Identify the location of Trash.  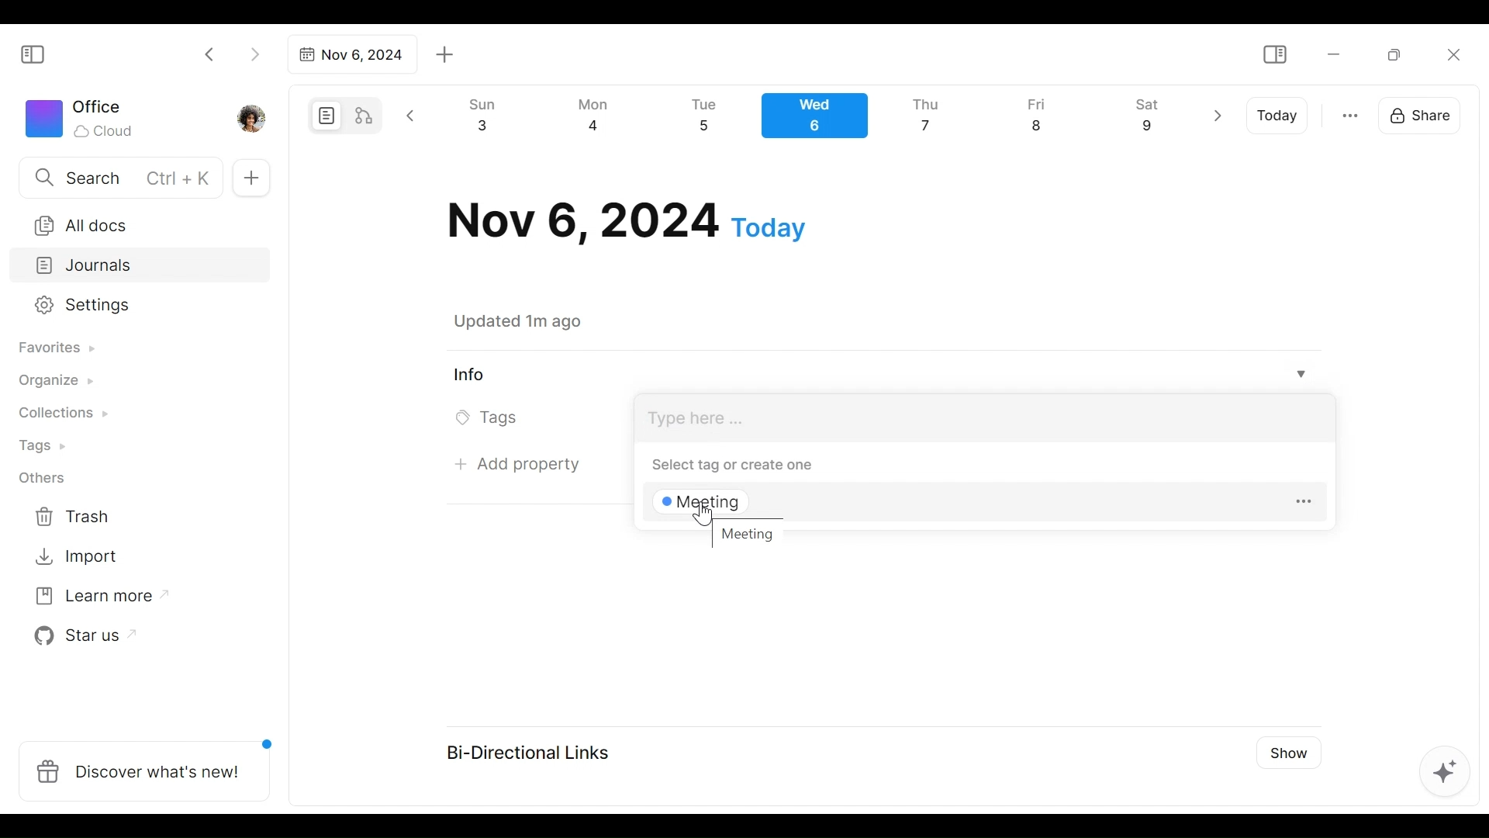
(74, 517).